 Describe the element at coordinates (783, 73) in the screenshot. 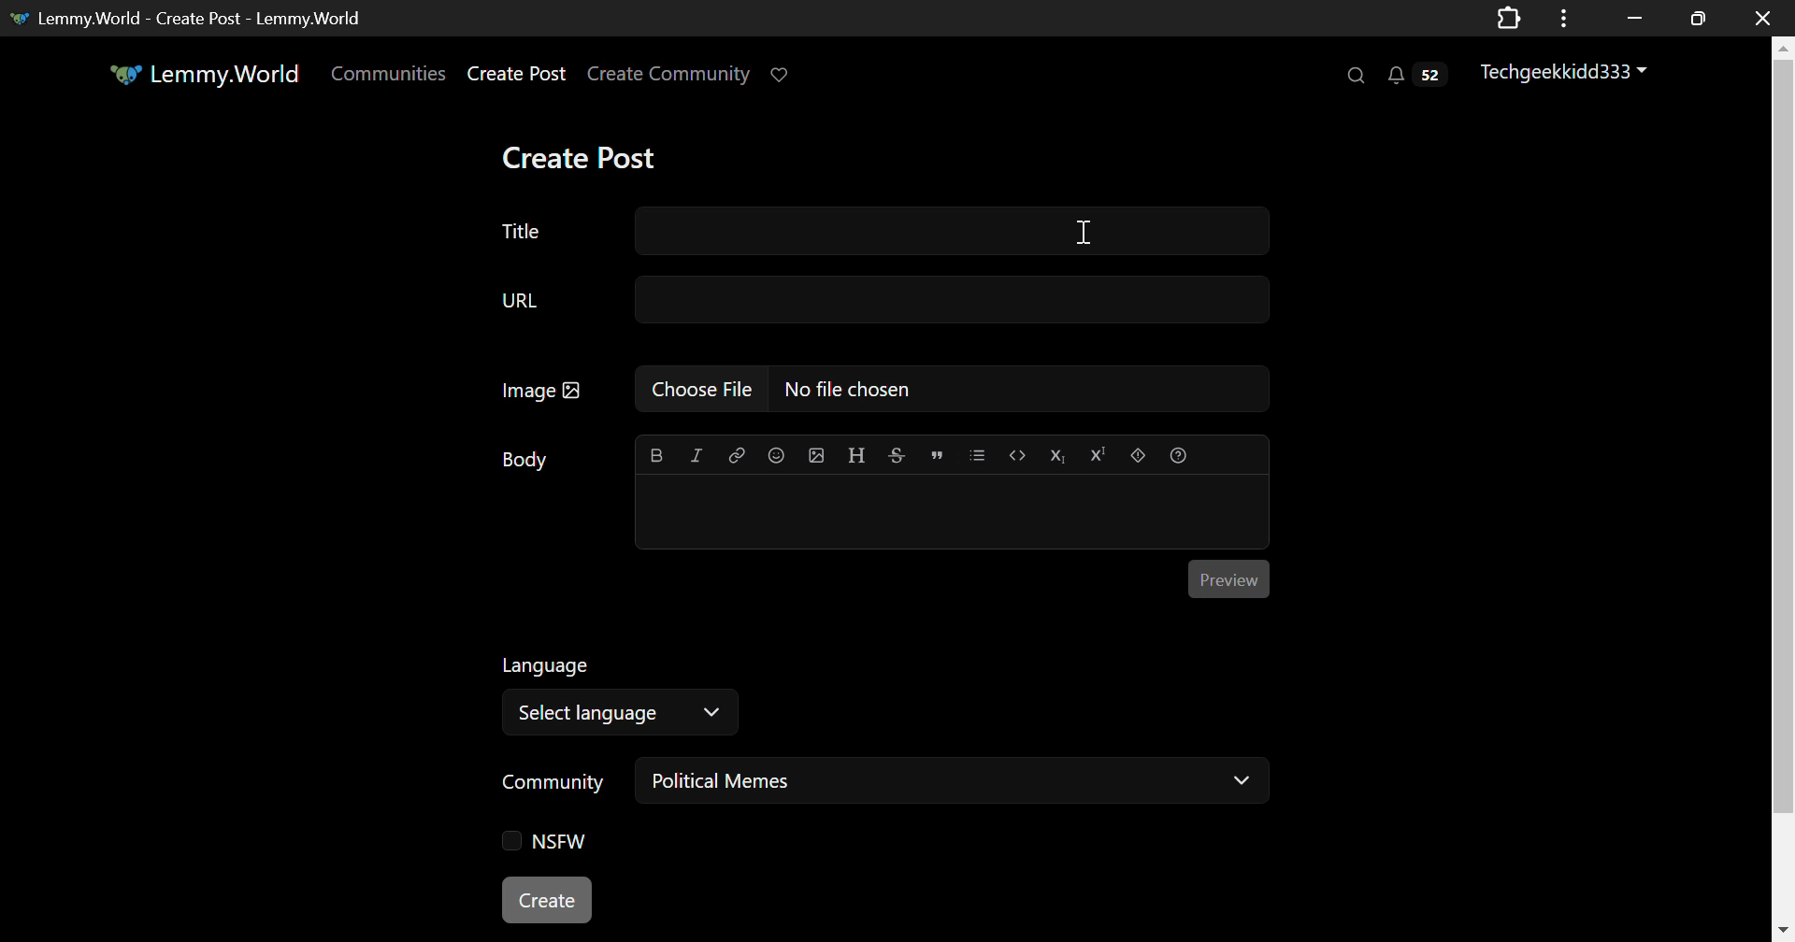

I see `Donate to Lemmy` at that location.